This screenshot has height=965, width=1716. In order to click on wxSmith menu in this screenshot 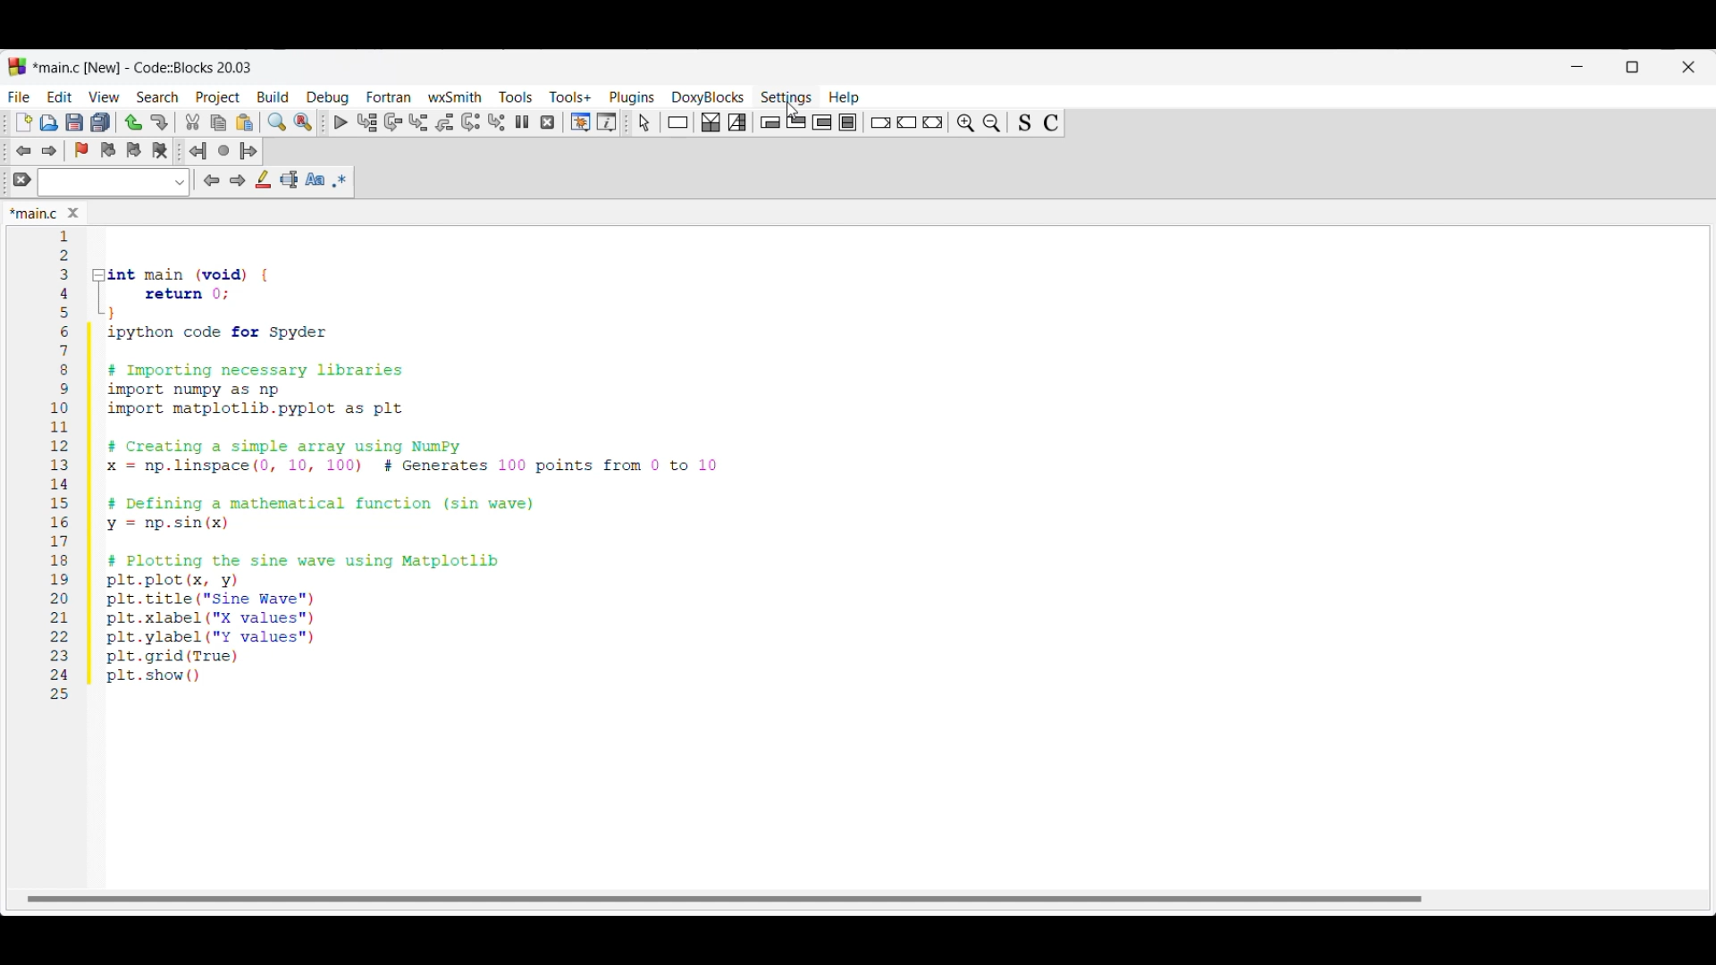, I will do `click(456, 96)`.